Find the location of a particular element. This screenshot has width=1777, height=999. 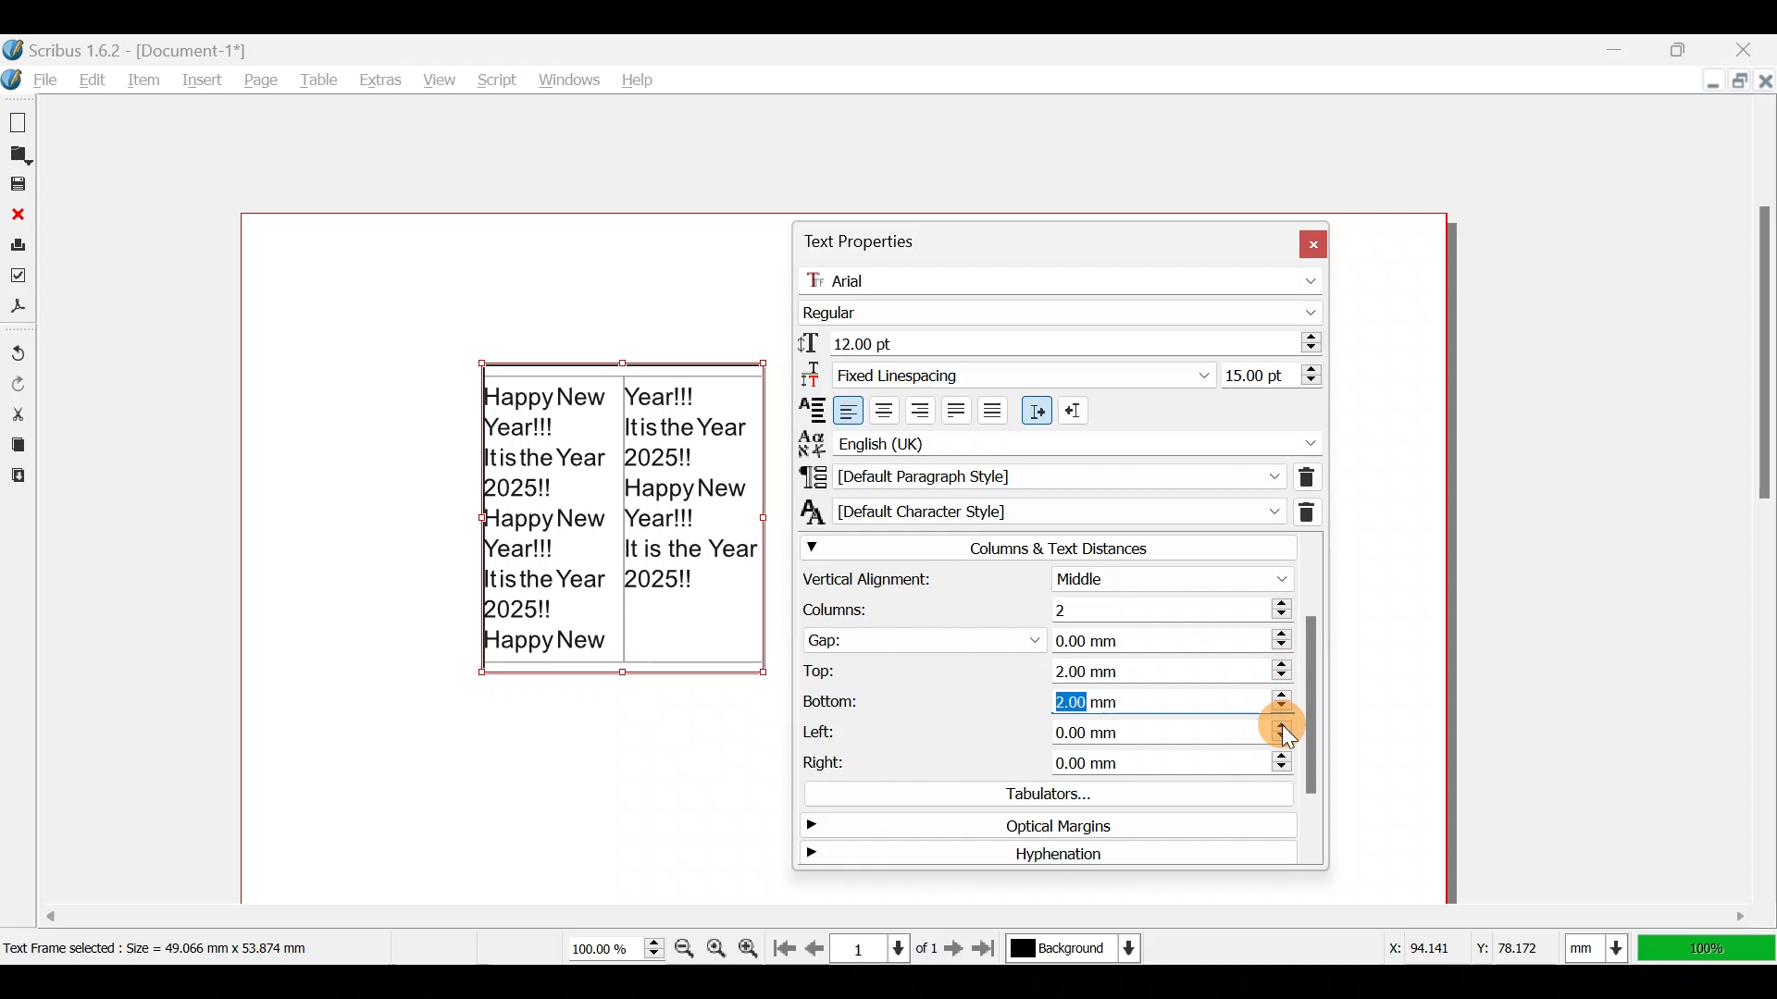

Windows is located at coordinates (565, 75).